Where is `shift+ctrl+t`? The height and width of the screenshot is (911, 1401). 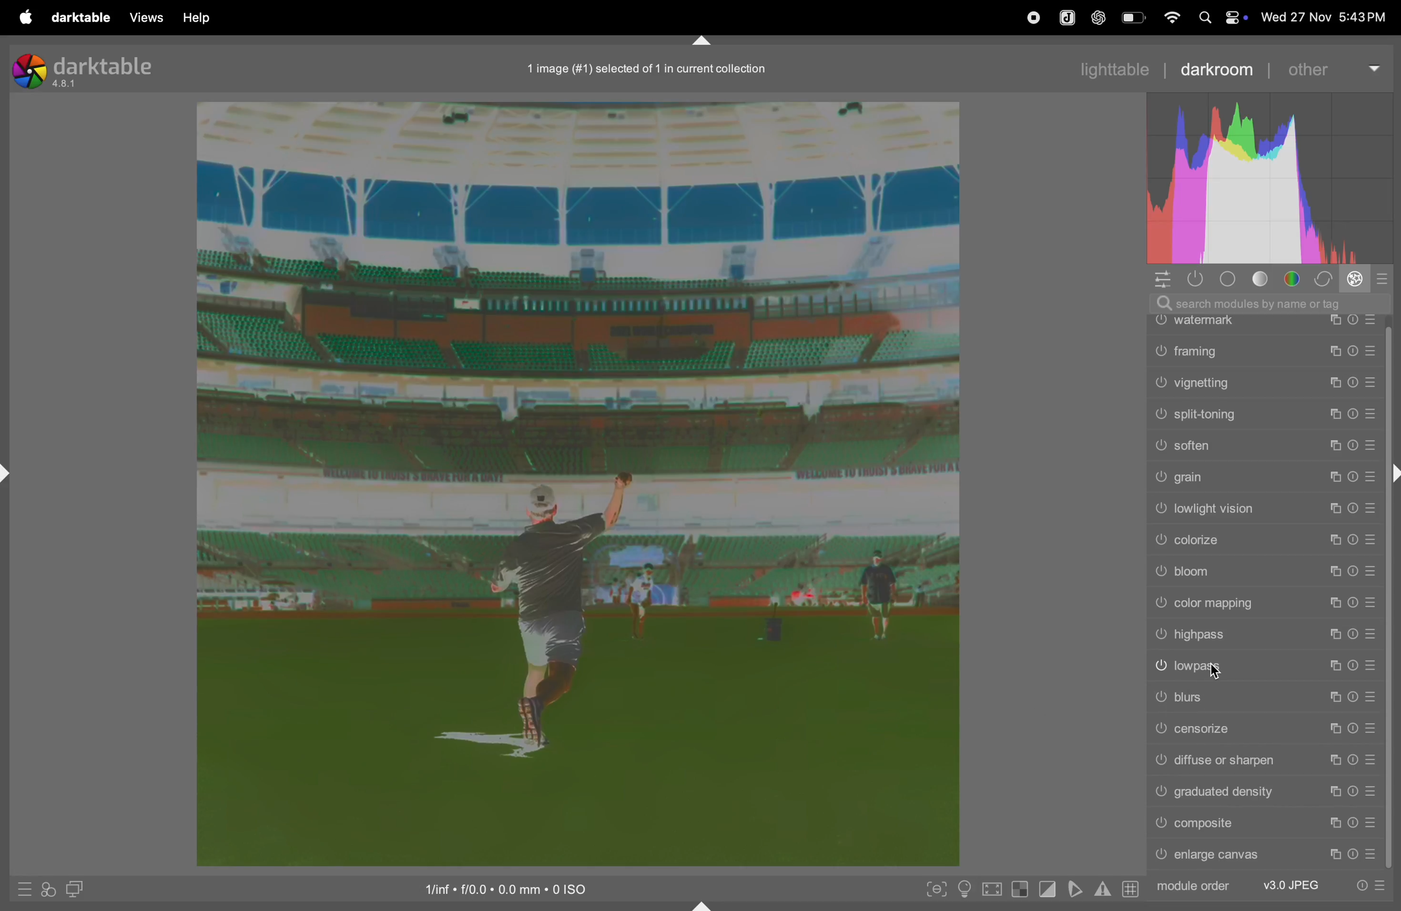
shift+ctrl+t is located at coordinates (703, 41).